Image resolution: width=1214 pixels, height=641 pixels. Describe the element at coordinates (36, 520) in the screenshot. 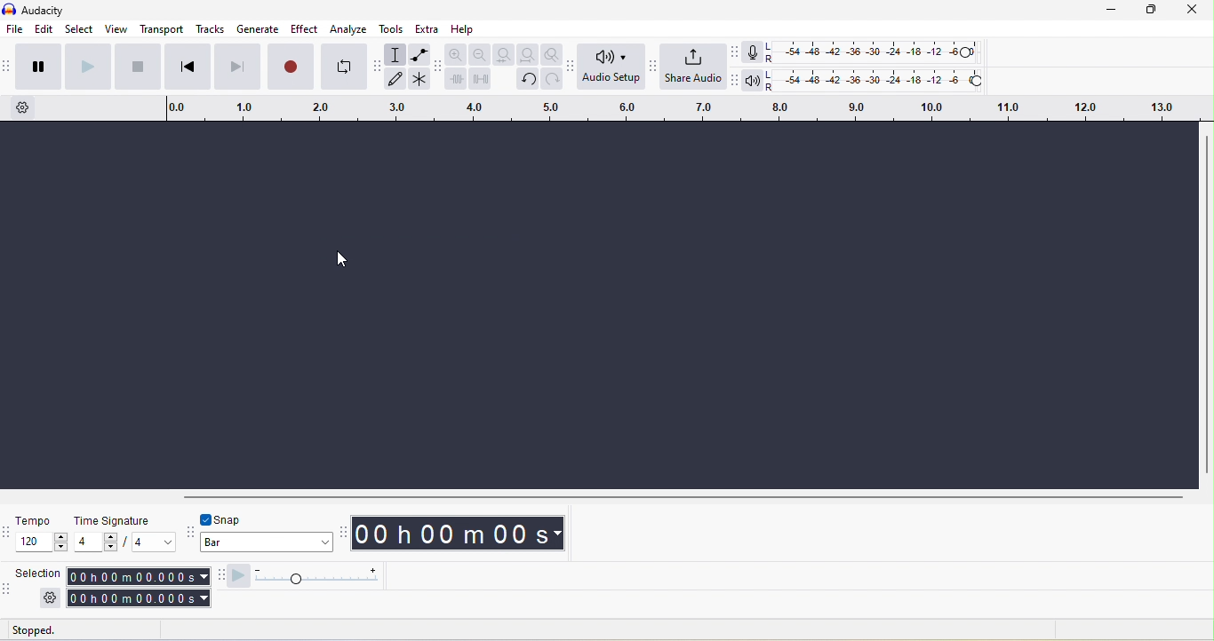

I see `tempo` at that location.